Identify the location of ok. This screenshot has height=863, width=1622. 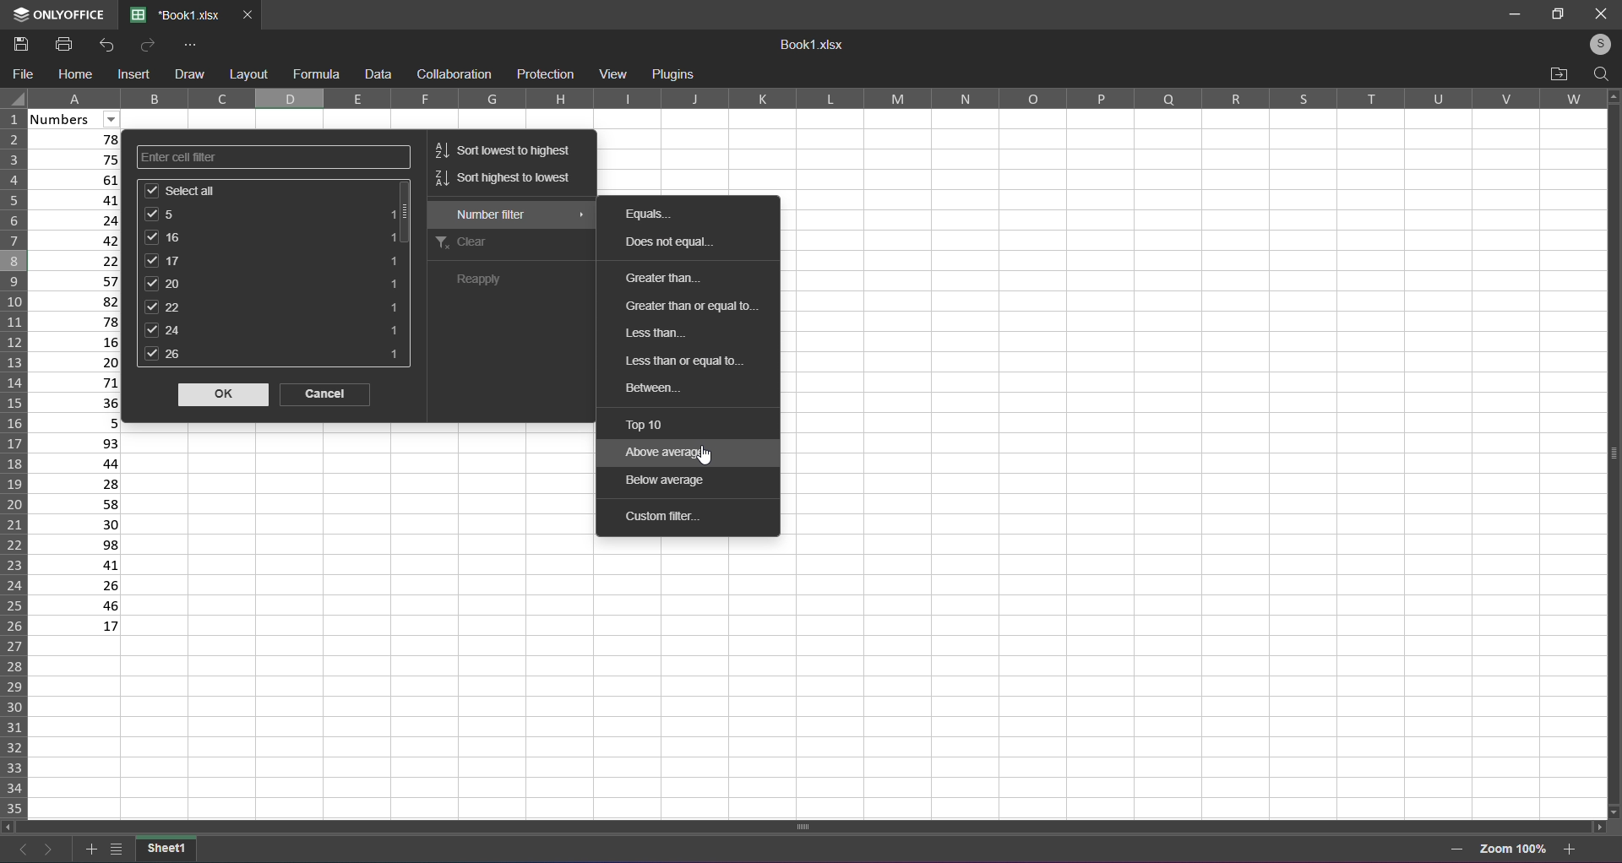
(220, 395).